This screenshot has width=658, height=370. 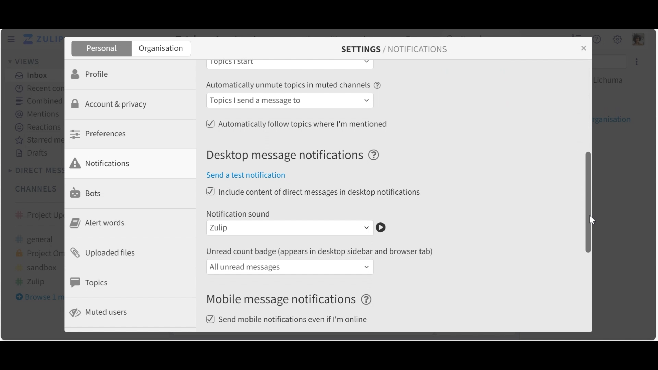 I want to click on Send mobile notifications even if I'm online, so click(x=290, y=320).